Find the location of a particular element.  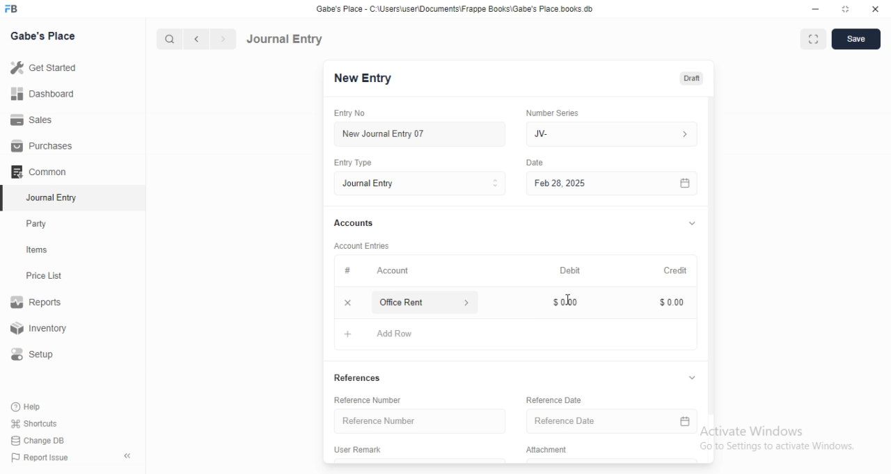

Setup is located at coordinates (38, 354).